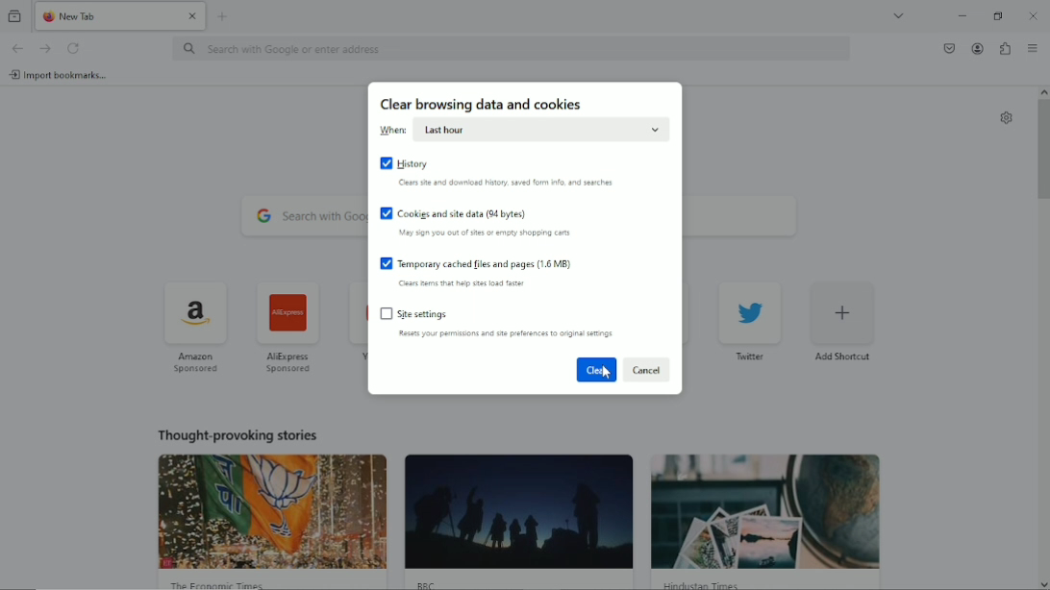 Image resolution: width=1050 pixels, height=590 pixels. I want to click on List all tabs, so click(899, 14).